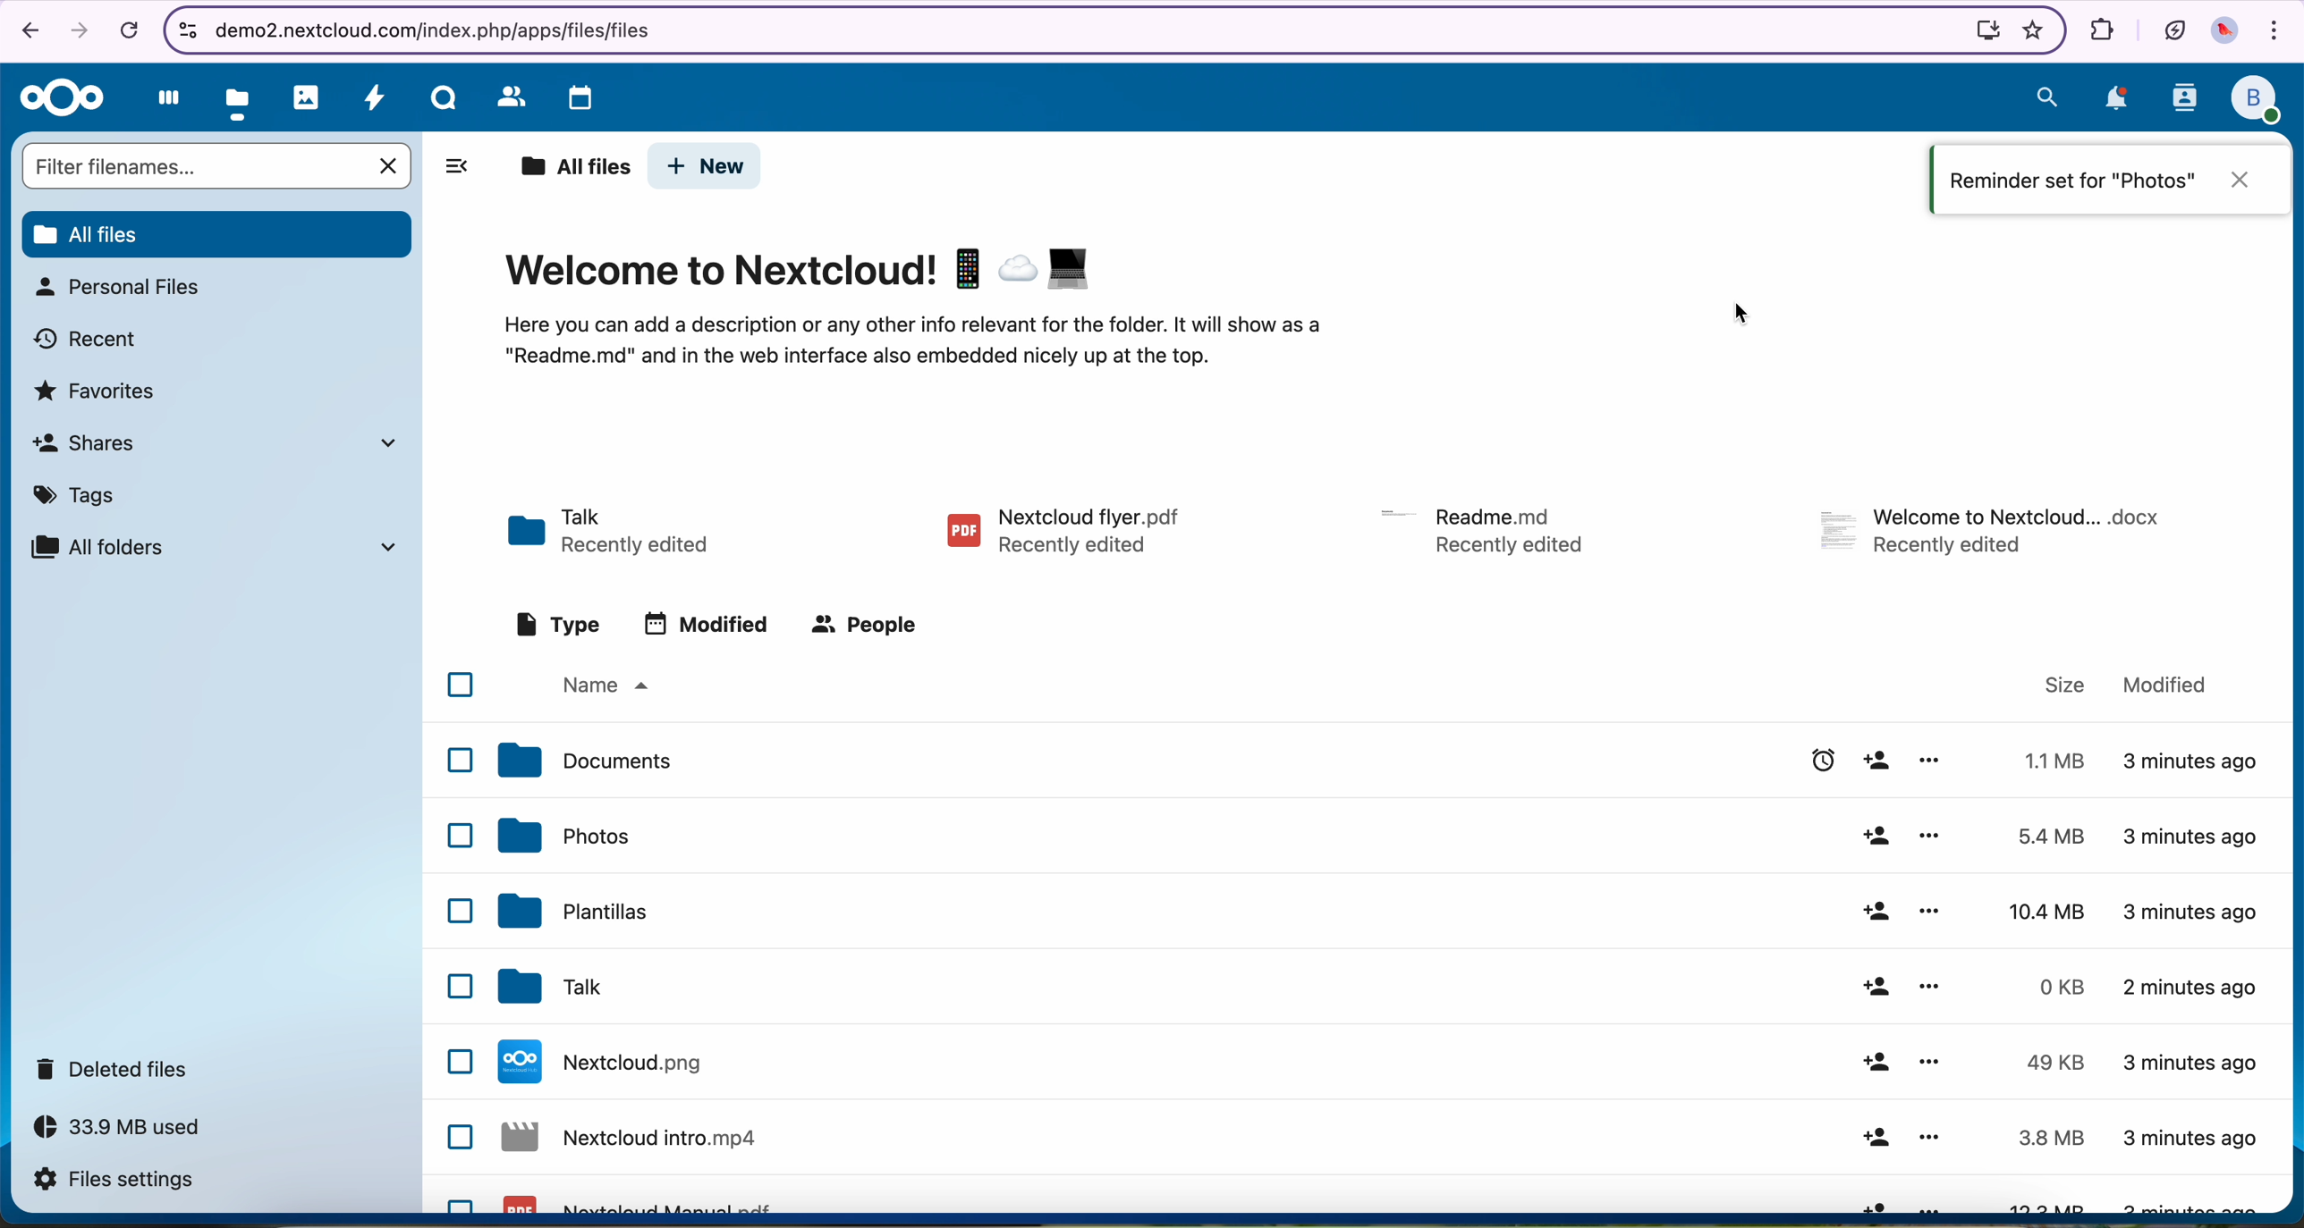  I want to click on modified, so click(2167, 685).